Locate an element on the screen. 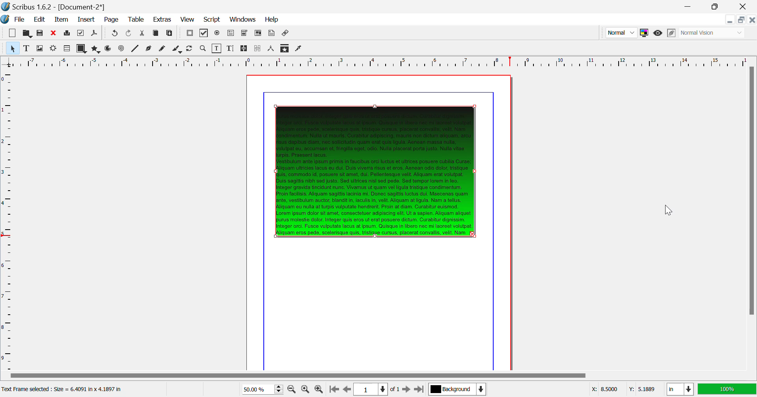 This screenshot has width=757, height=397. Horizontal Page Margins is located at coordinates (7, 219).